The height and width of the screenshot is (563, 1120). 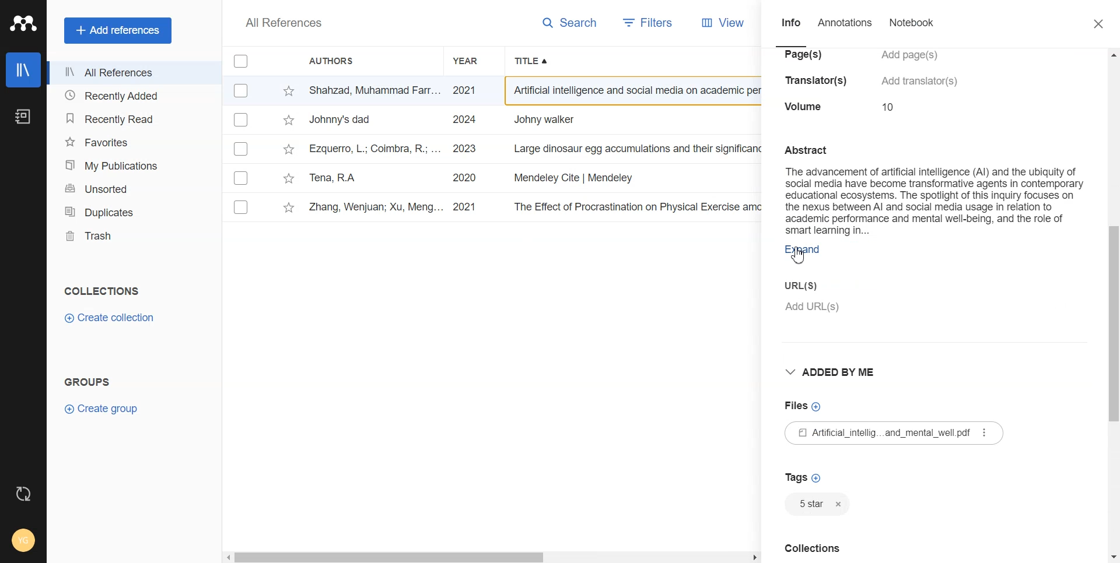 What do you see at coordinates (795, 23) in the screenshot?
I see `Info` at bounding box center [795, 23].